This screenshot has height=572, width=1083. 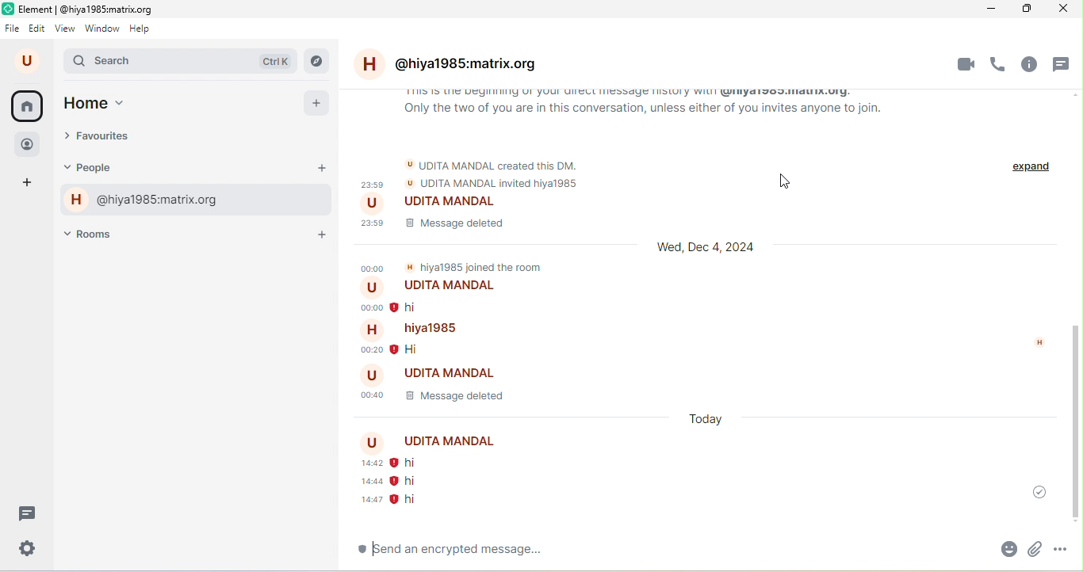 What do you see at coordinates (29, 513) in the screenshot?
I see `threads` at bounding box center [29, 513].